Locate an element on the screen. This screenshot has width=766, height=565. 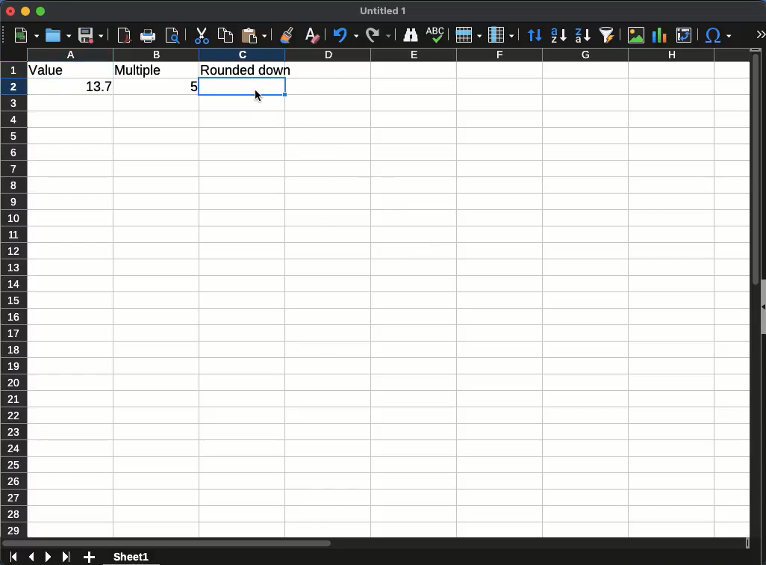
pdf reader is located at coordinates (124, 35).